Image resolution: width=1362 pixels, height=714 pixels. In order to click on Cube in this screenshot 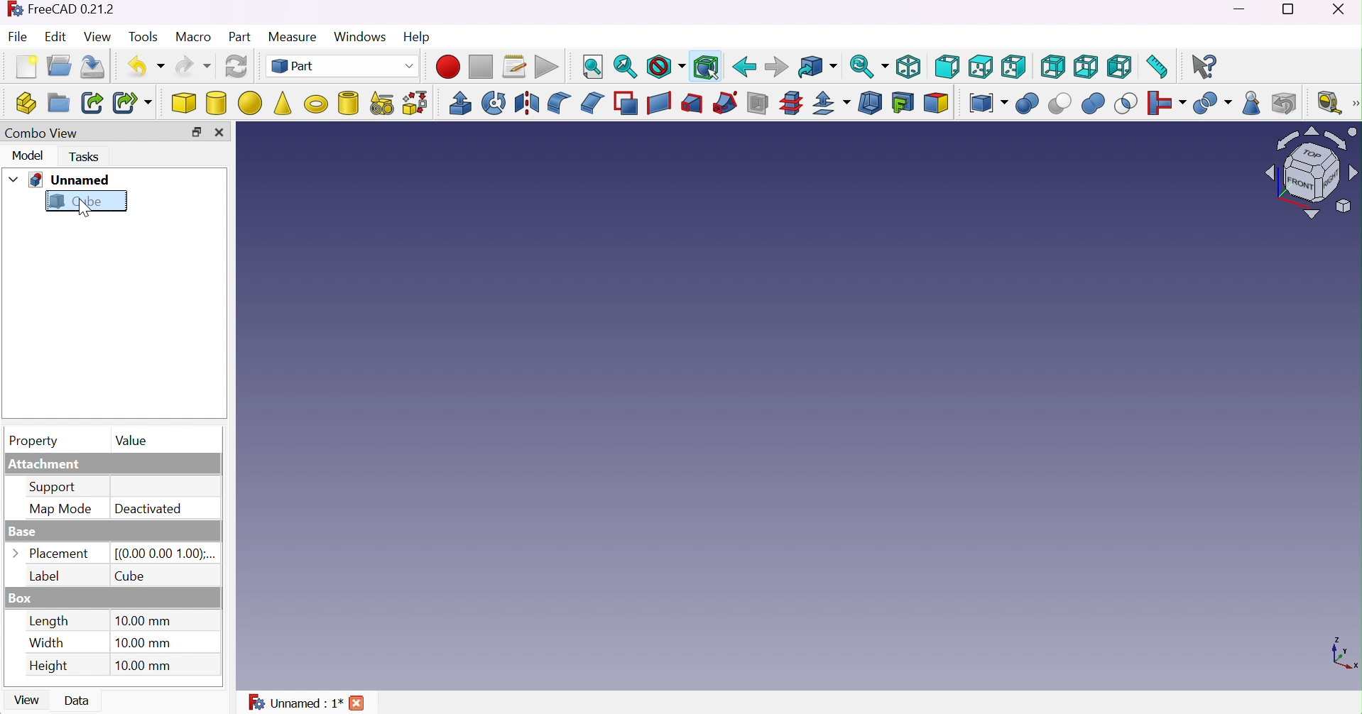, I will do `click(800, 408)`.